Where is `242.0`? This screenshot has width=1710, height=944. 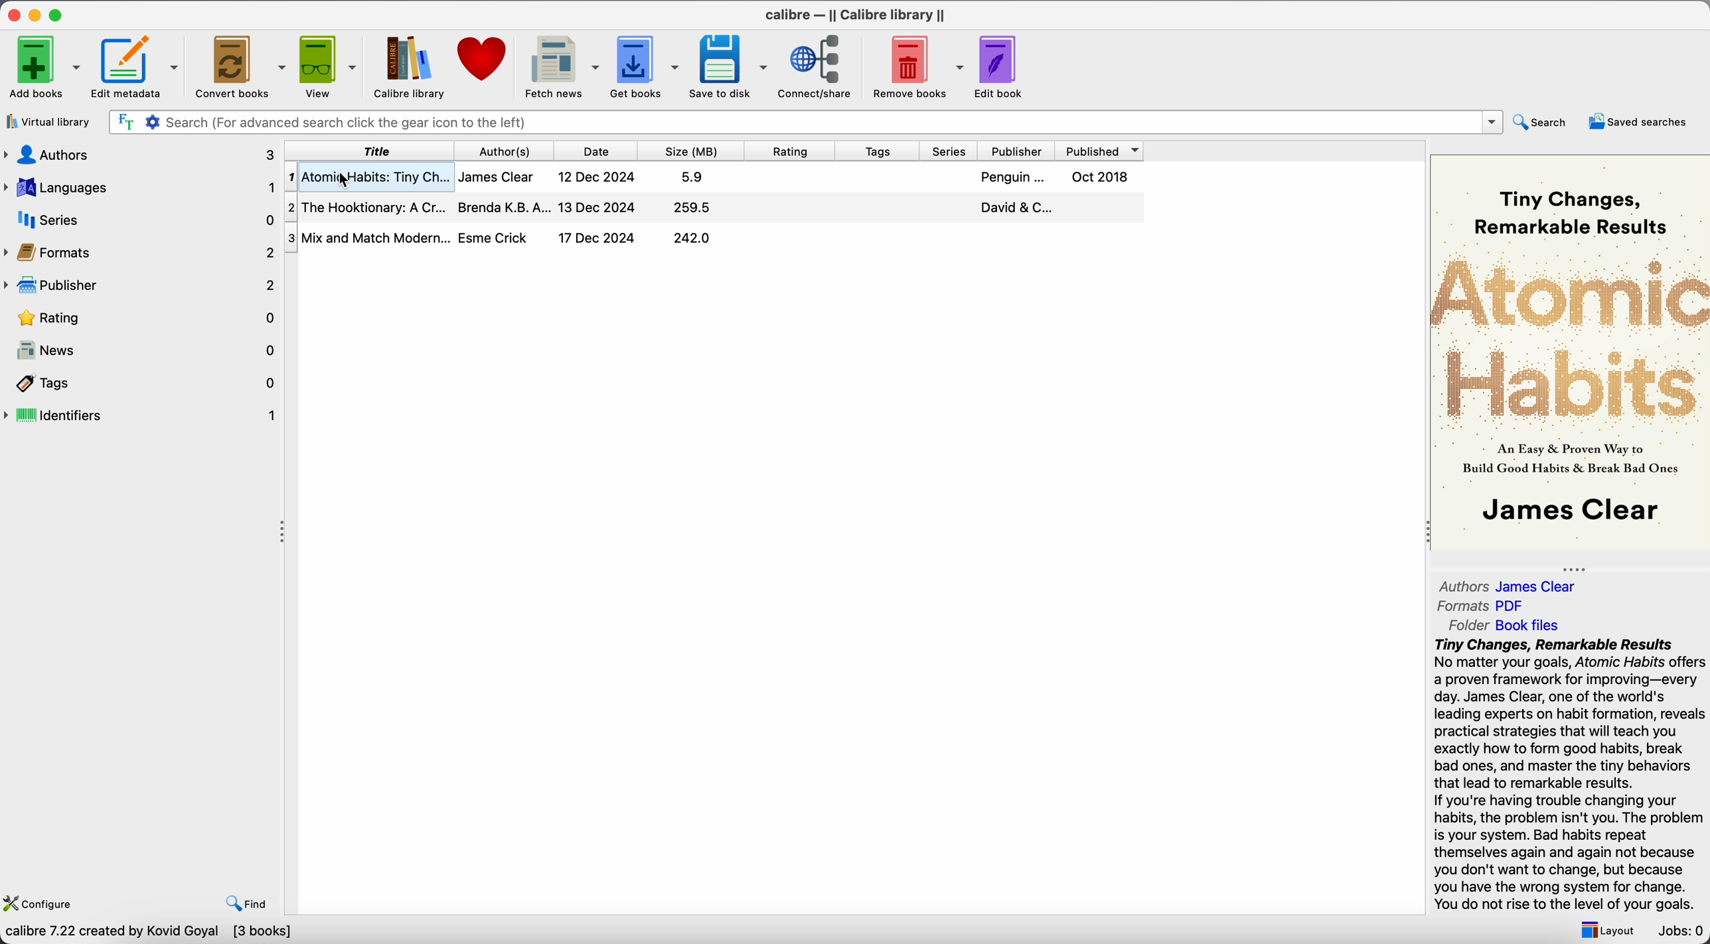
242.0 is located at coordinates (692, 238).